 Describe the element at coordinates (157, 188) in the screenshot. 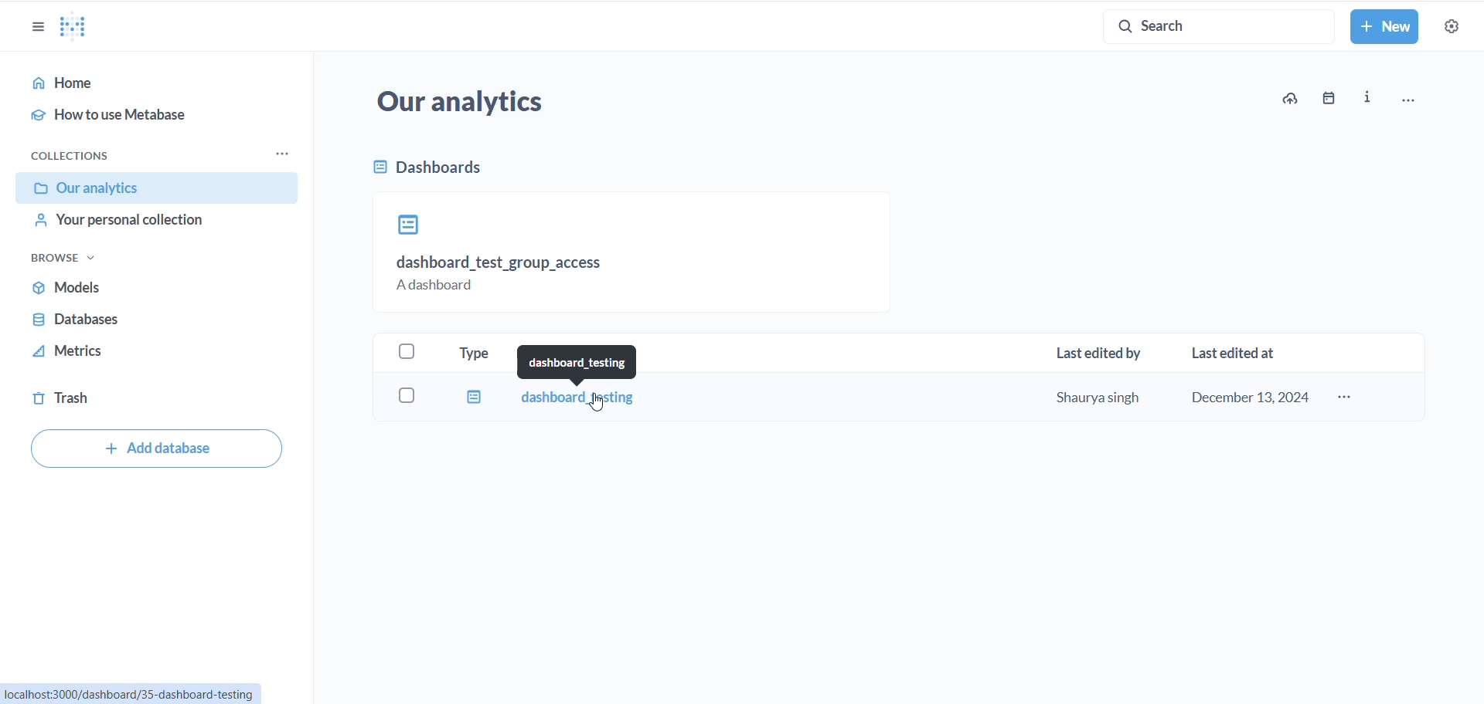

I see `our analytics` at that location.